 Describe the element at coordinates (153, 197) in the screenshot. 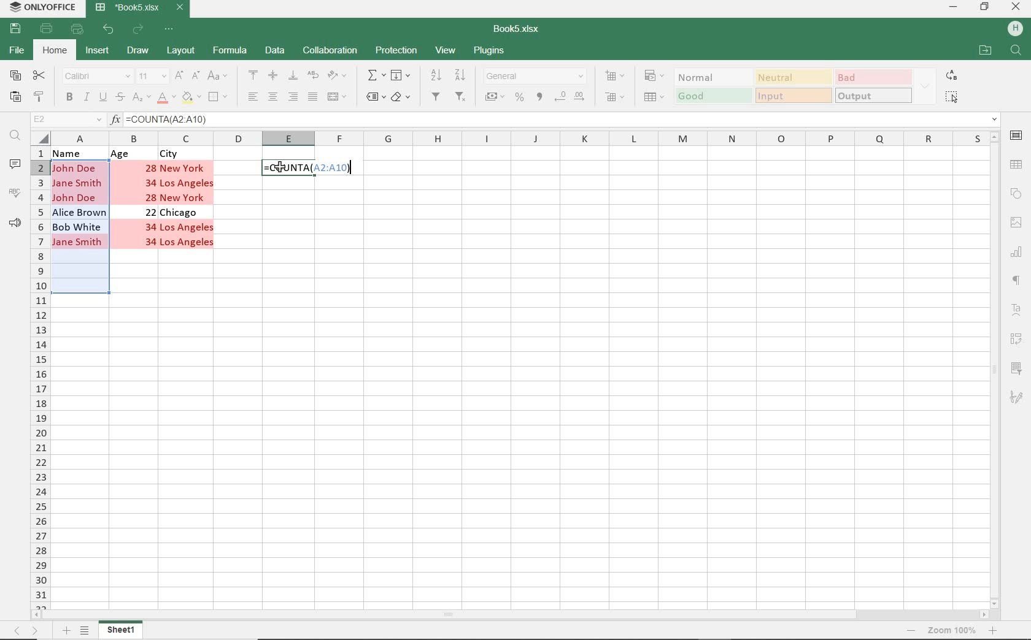

I see `28` at that location.